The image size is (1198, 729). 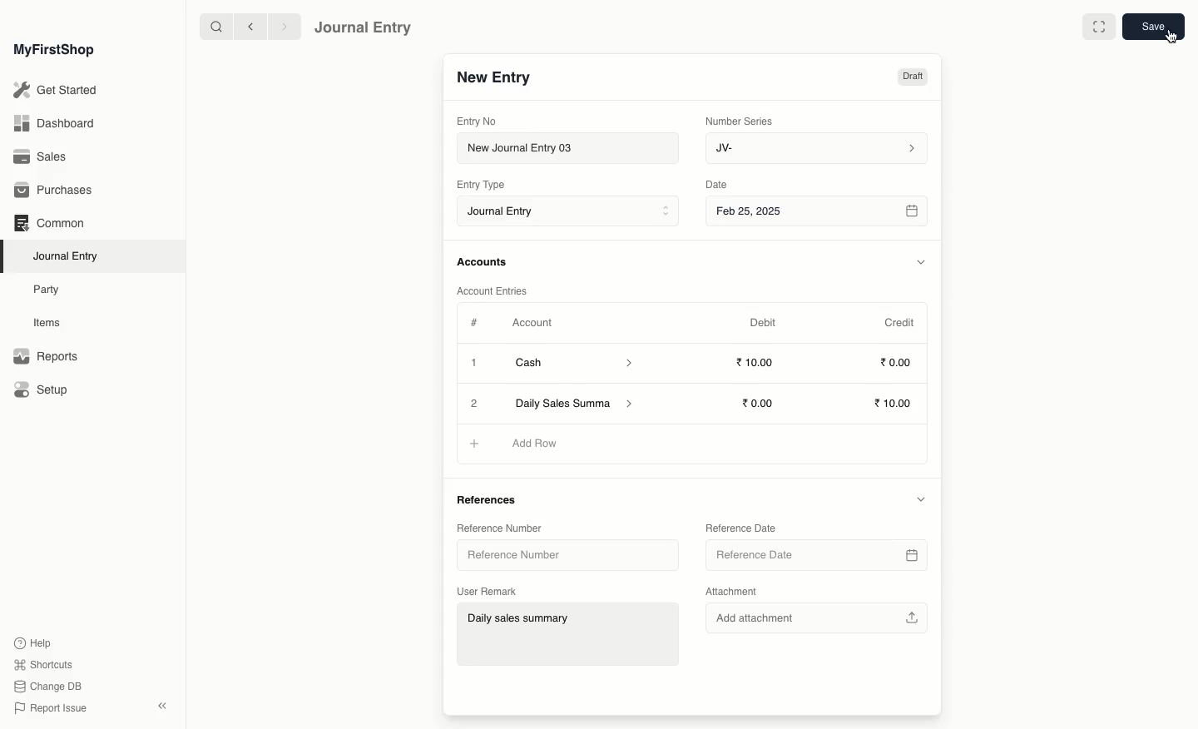 I want to click on User Remark, so click(x=490, y=589).